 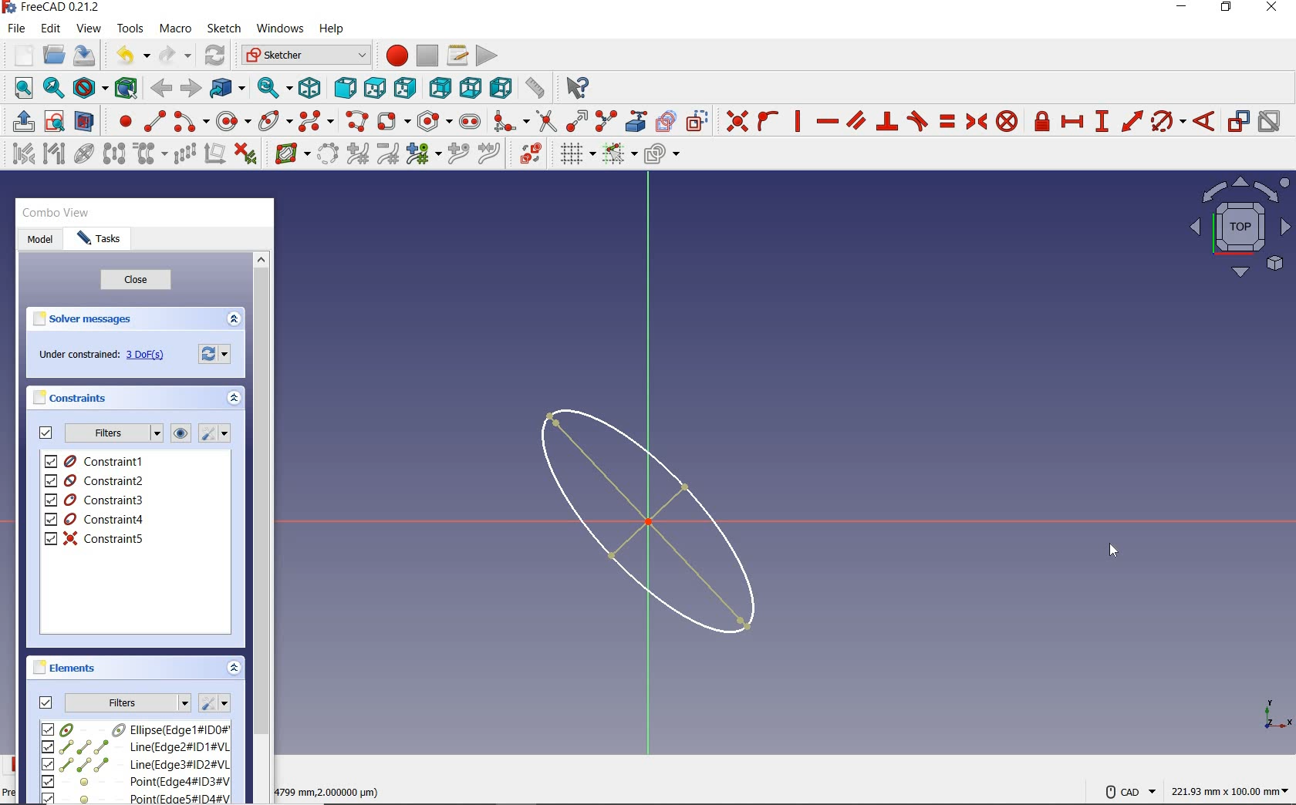 What do you see at coordinates (855, 120) in the screenshot?
I see `constrain parallel` at bounding box center [855, 120].